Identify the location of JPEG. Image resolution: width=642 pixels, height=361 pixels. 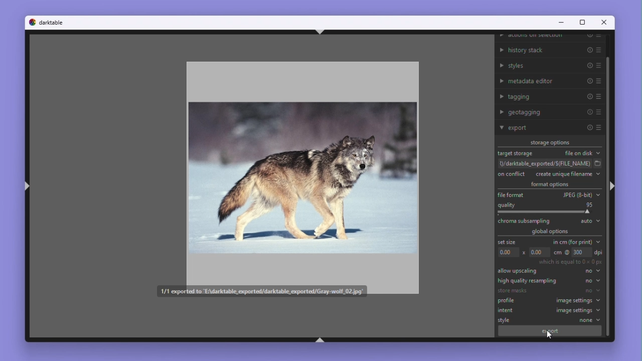
(580, 195).